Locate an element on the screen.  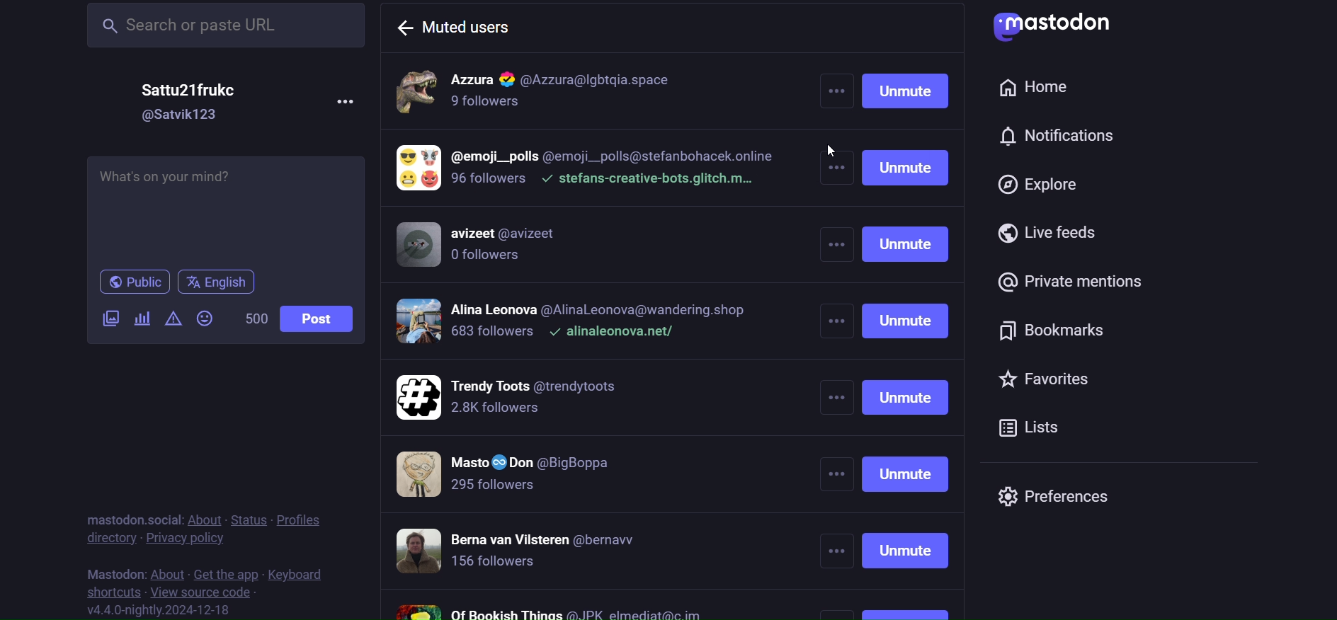
name is located at coordinates (190, 88).